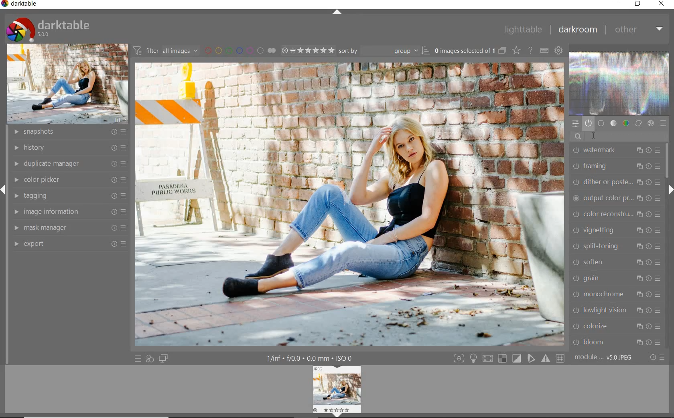 The width and height of the screenshot is (674, 418). I want to click on selected image, so click(349, 204).